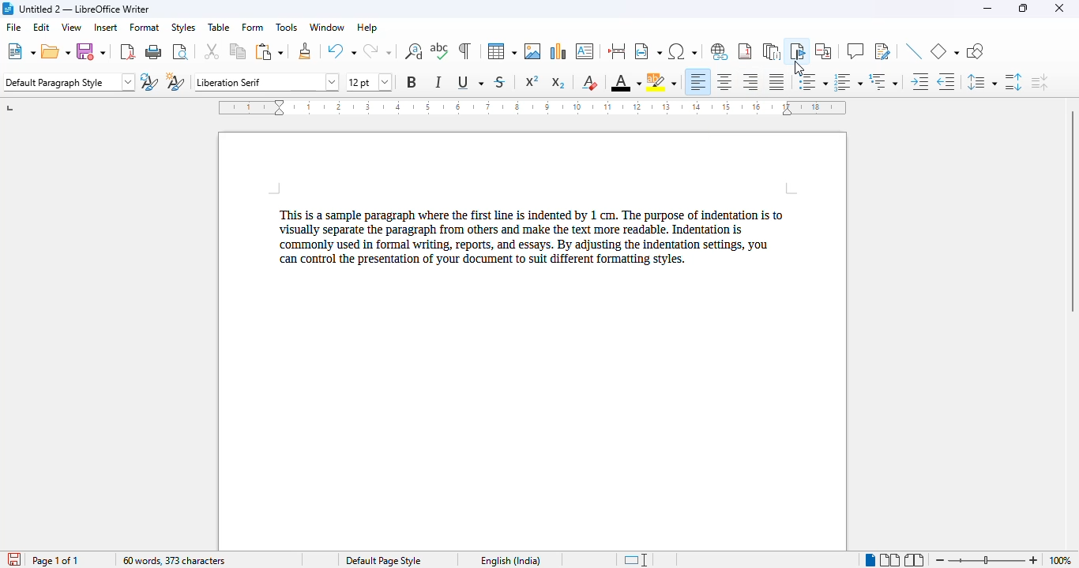  What do you see at coordinates (181, 51) in the screenshot?
I see `toggle print preview` at bounding box center [181, 51].